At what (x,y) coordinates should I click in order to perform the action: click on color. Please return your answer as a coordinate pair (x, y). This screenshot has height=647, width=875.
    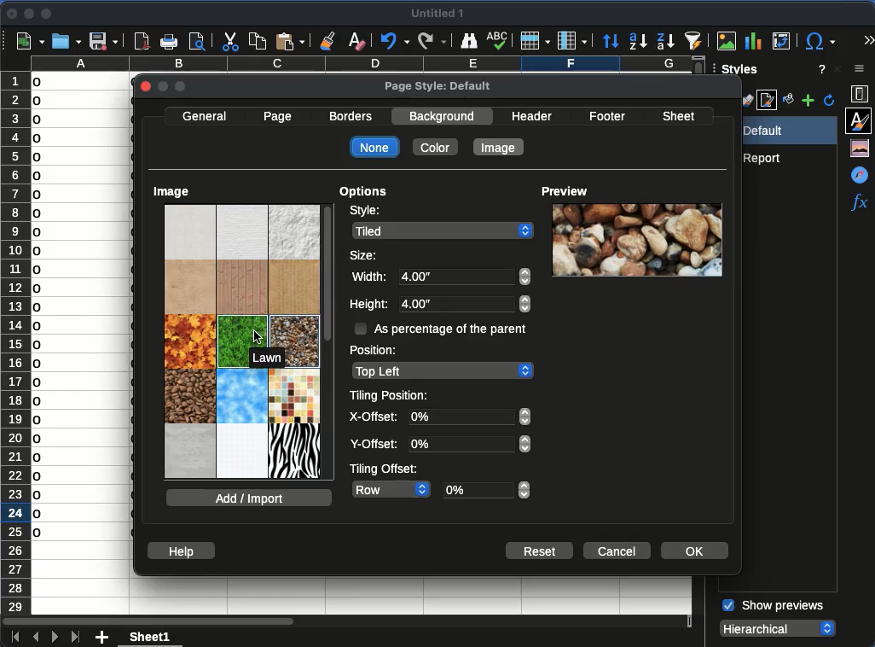
    Looking at the image, I should click on (436, 147).